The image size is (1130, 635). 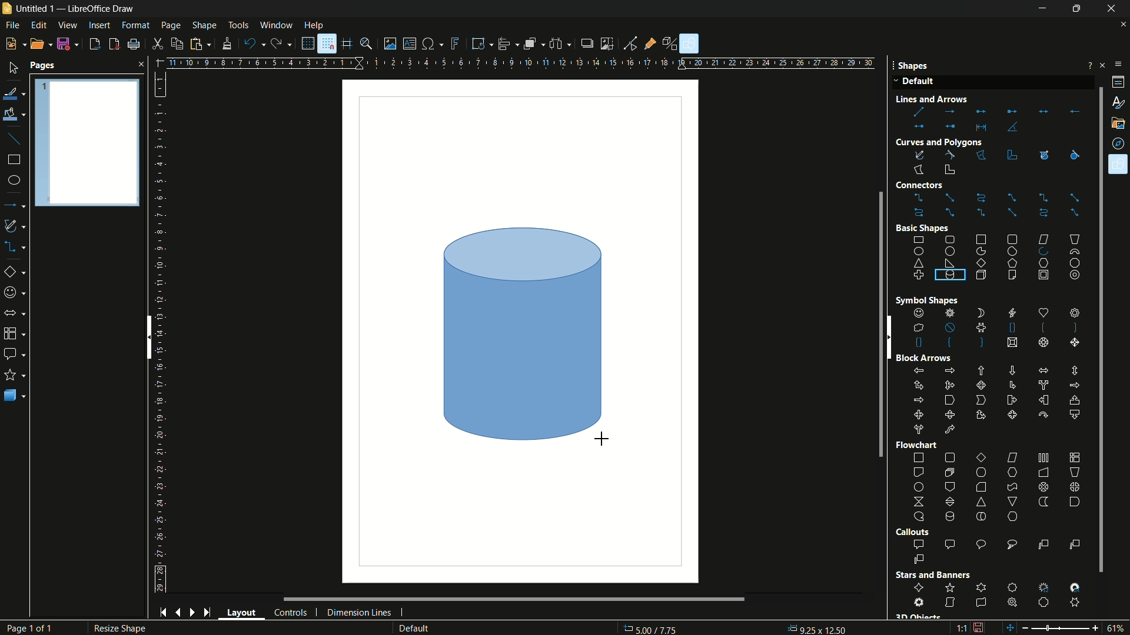 I want to click on new file, so click(x=14, y=44).